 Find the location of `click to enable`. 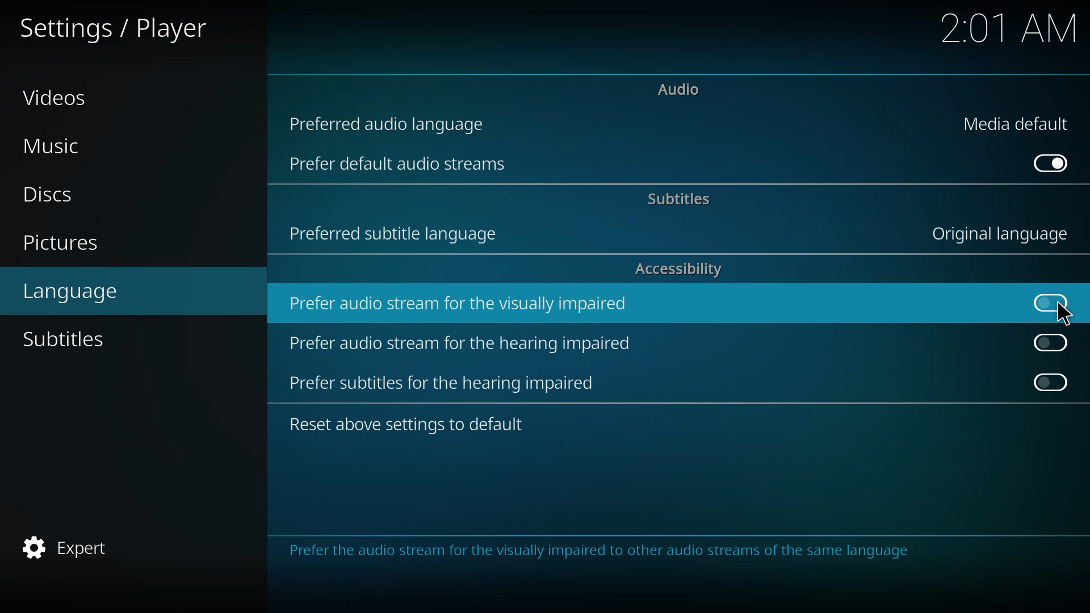

click to enable is located at coordinates (1046, 342).